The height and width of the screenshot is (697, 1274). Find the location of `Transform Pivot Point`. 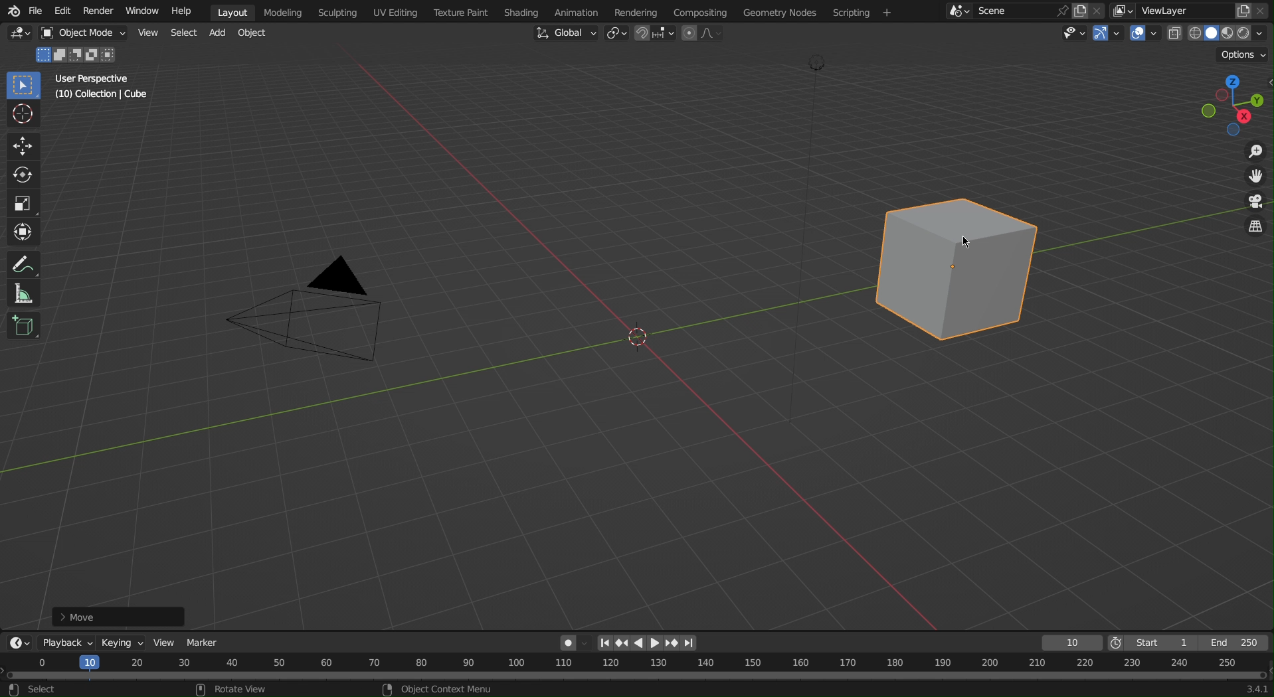

Transform Pivot Point is located at coordinates (619, 35).